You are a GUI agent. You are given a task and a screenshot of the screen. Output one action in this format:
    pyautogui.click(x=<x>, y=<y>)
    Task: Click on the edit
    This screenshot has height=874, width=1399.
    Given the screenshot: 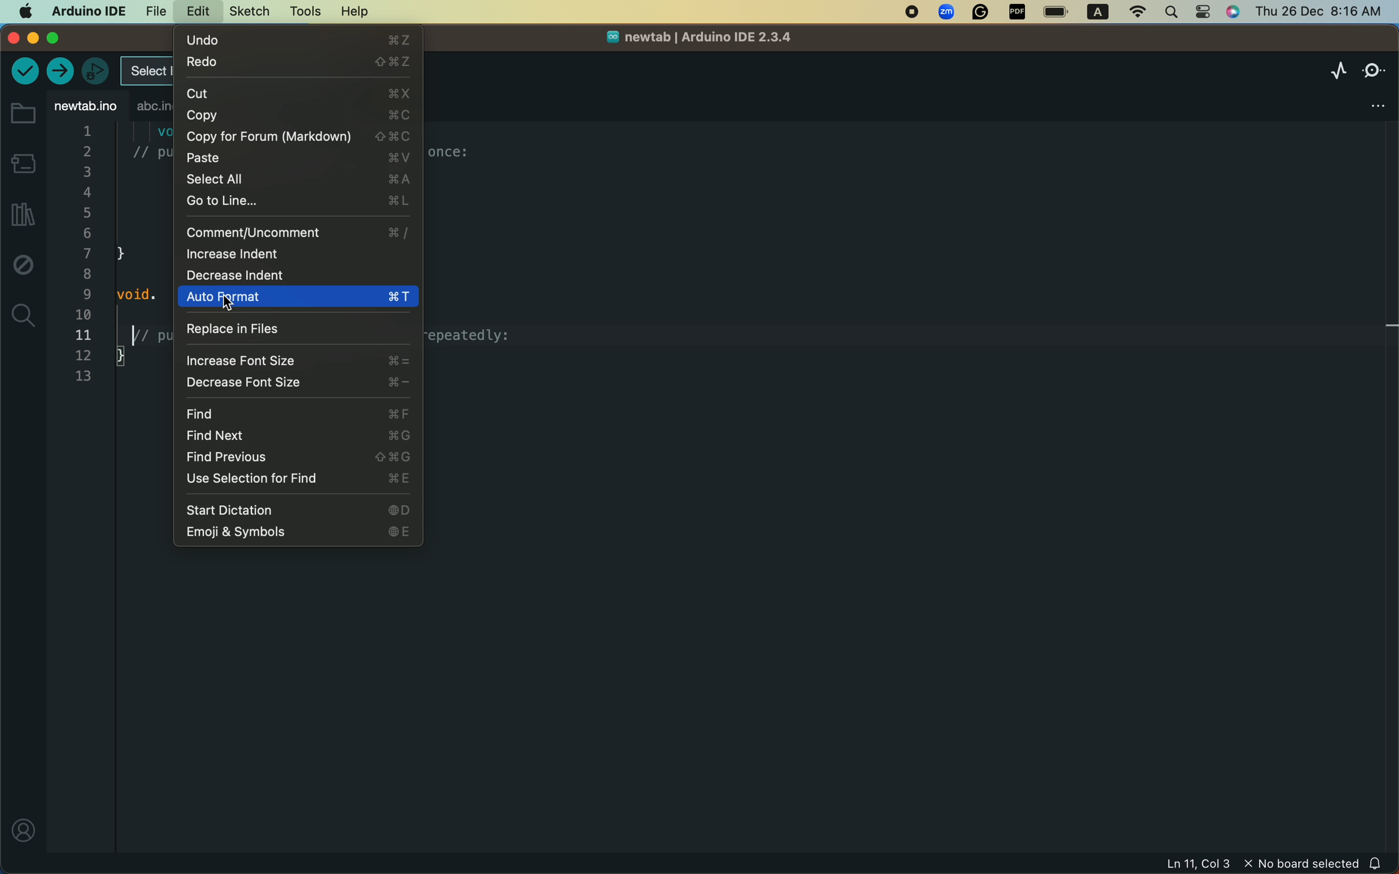 What is the action you would take?
    pyautogui.click(x=194, y=13)
    